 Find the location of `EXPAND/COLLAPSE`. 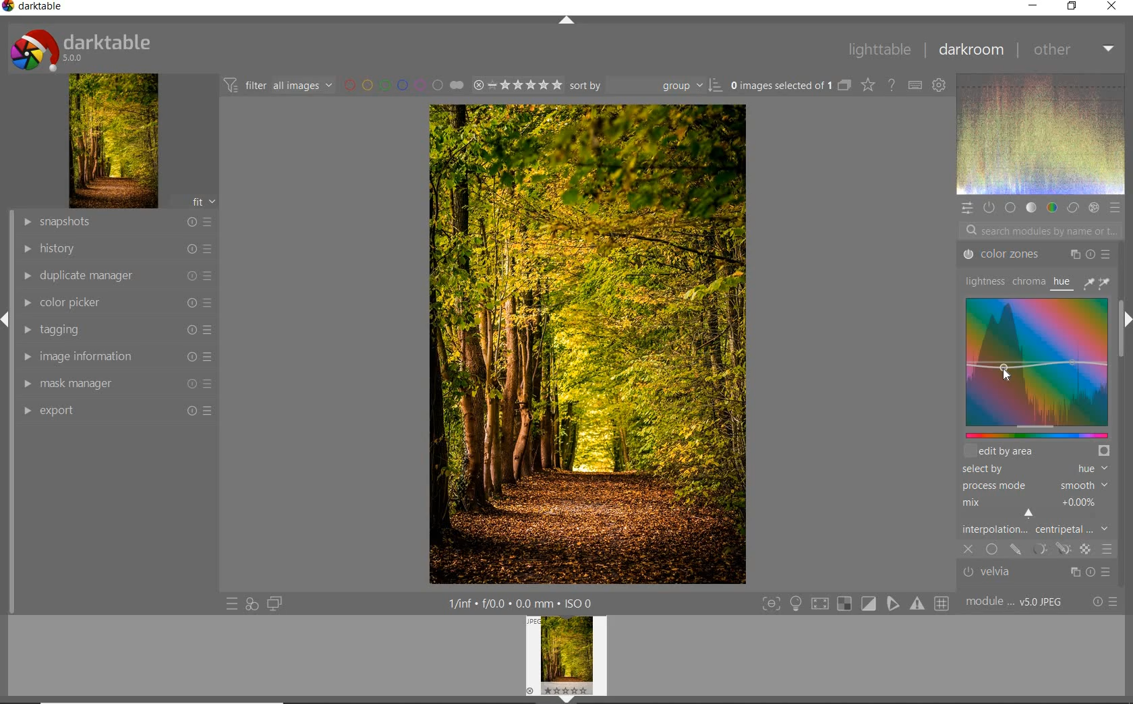

EXPAND/COLLAPSE is located at coordinates (1126, 321).